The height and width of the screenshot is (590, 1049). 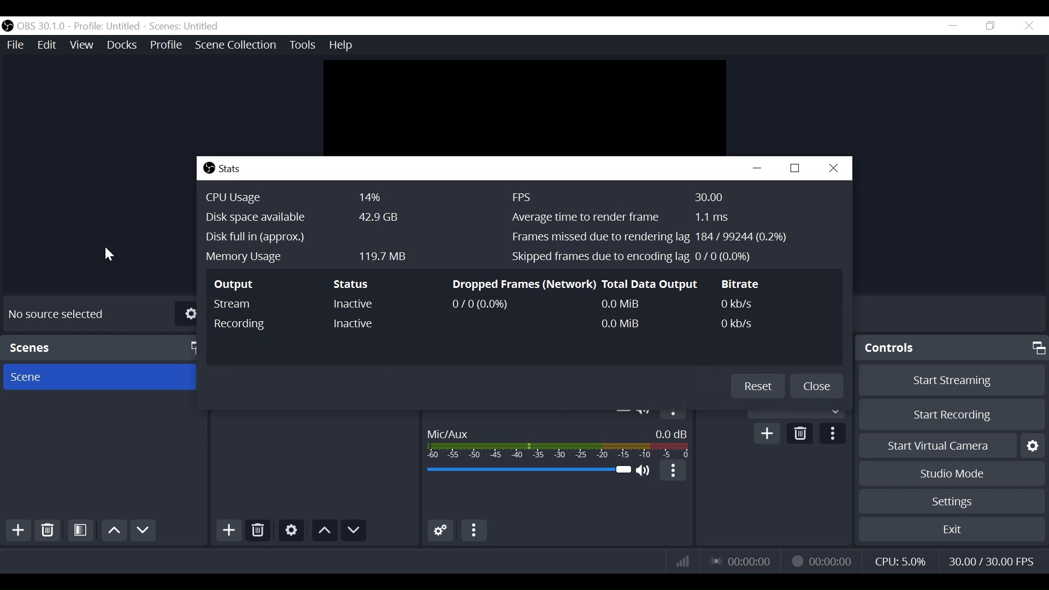 I want to click on Close, so click(x=1028, y=25).